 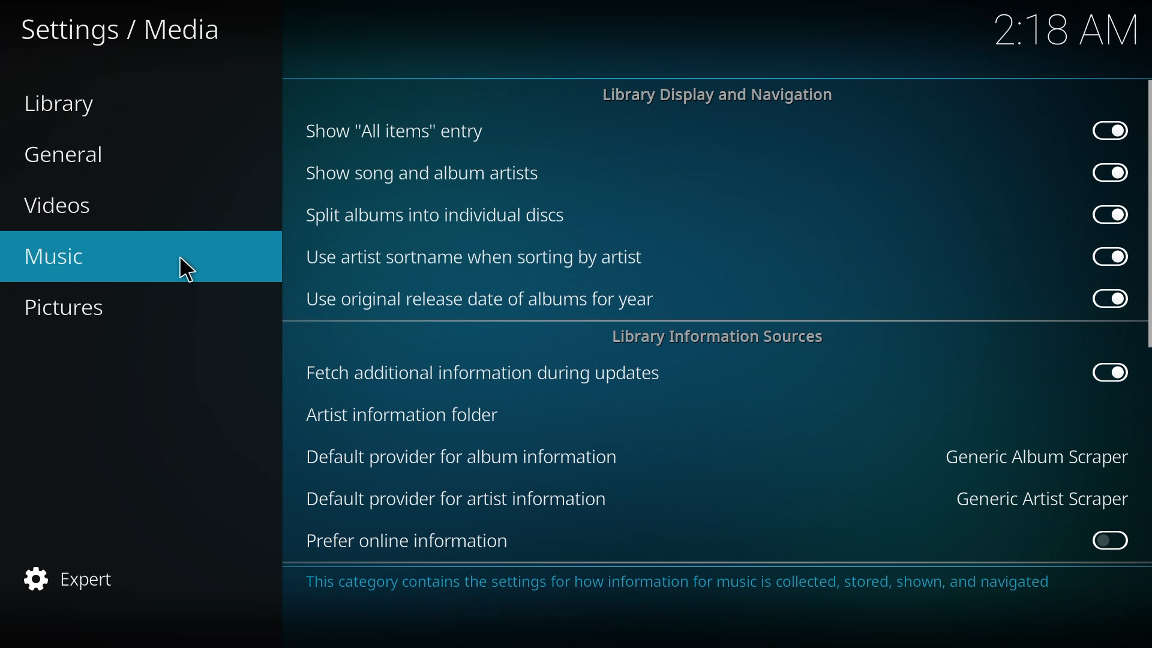 What do you see at coordinates (718, 335) in the screenshot?
I see `library info sources` at bounding box center [718, 335].